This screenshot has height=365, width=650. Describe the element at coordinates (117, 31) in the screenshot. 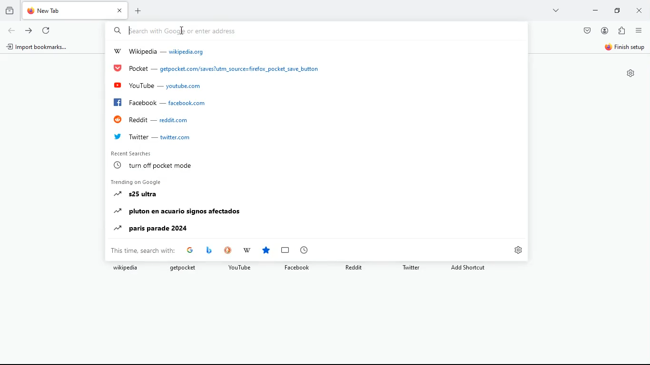

I see `Search` at that location.